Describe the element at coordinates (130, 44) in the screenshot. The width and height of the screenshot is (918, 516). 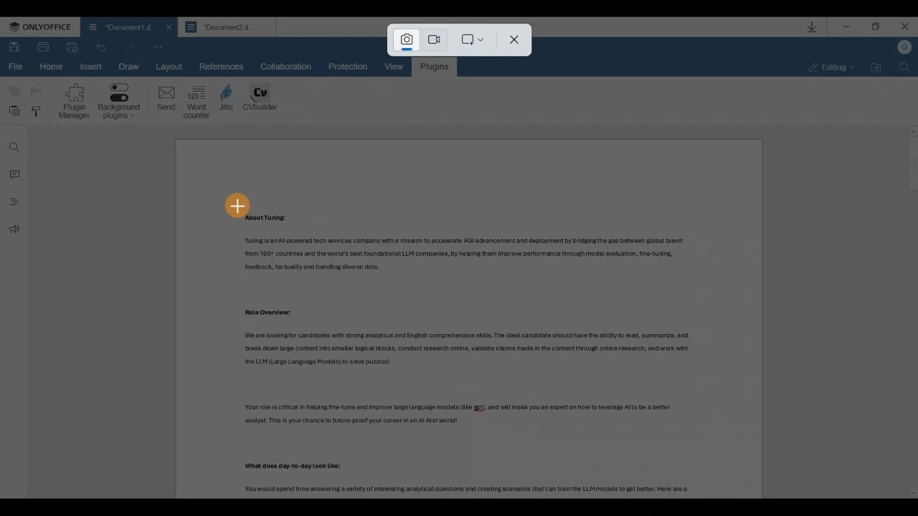
I see `Undo` at that location.